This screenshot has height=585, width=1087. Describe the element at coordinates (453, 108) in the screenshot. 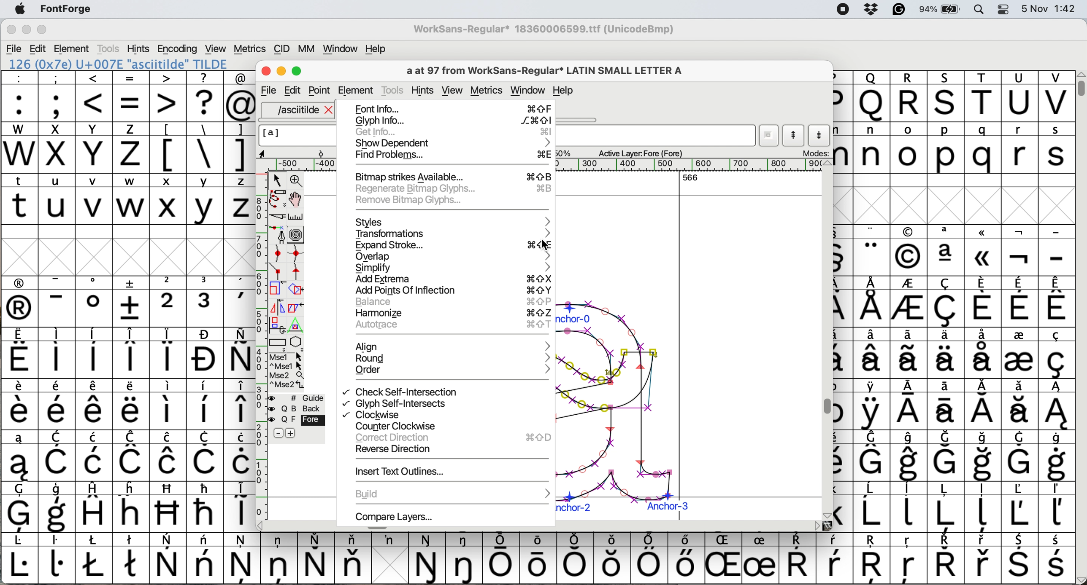

I see `font info` at that location.